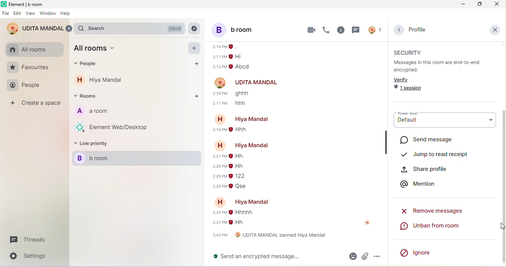 Image resolution: width=506 pixels, height=267 pixels. Describe the element at coordinates (70, 29) in the screenshot. I see `expand` at that location.